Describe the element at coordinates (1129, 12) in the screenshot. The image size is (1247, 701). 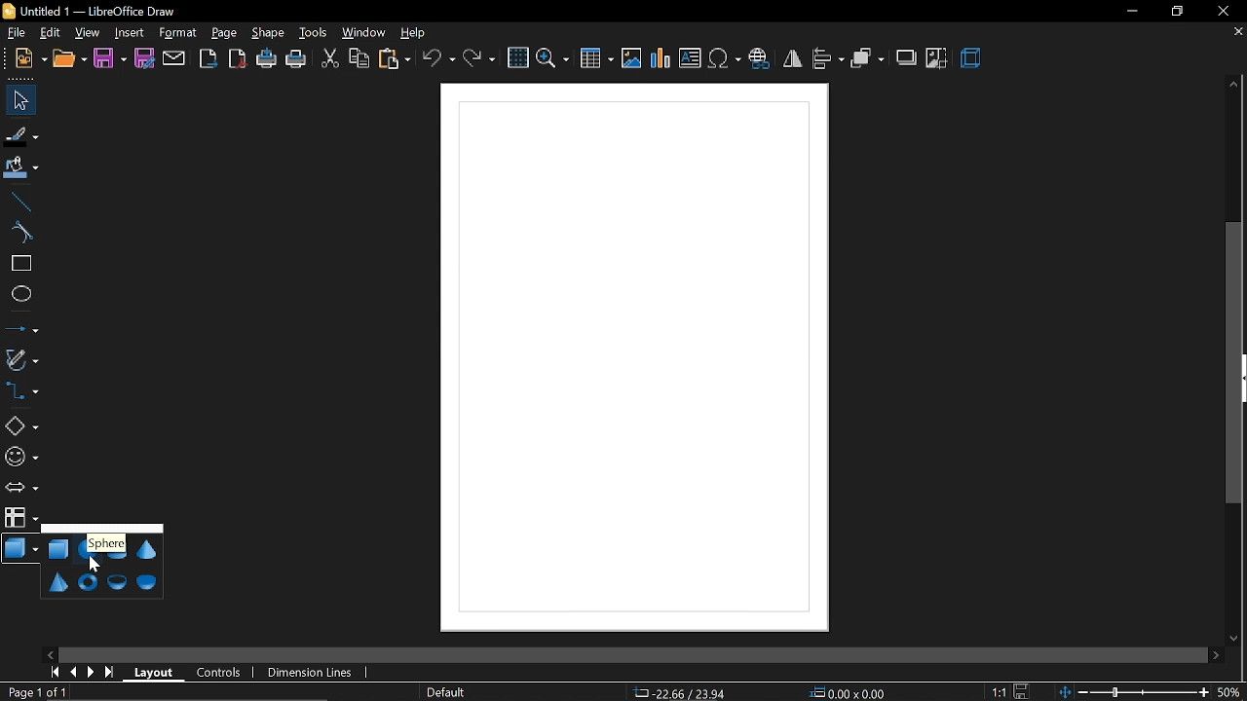
I see `minimize` at that location.